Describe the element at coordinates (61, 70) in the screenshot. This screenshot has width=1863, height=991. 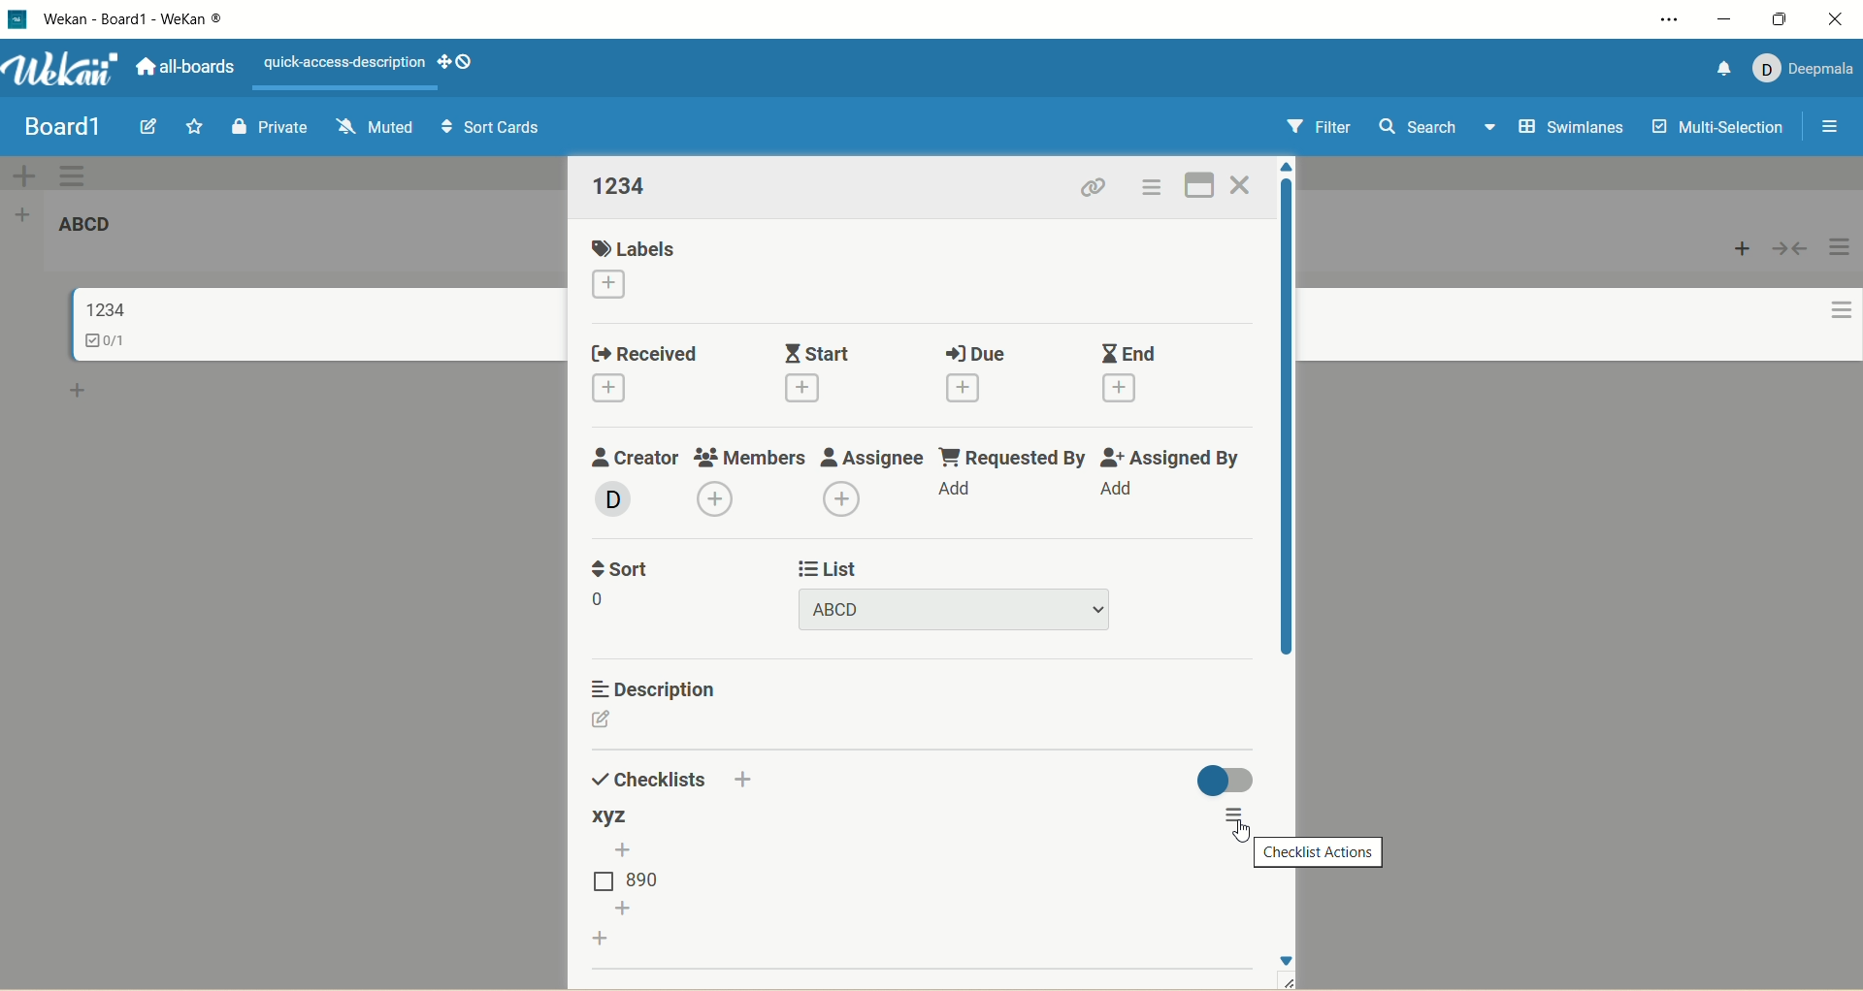
I see `wekan` at that location.